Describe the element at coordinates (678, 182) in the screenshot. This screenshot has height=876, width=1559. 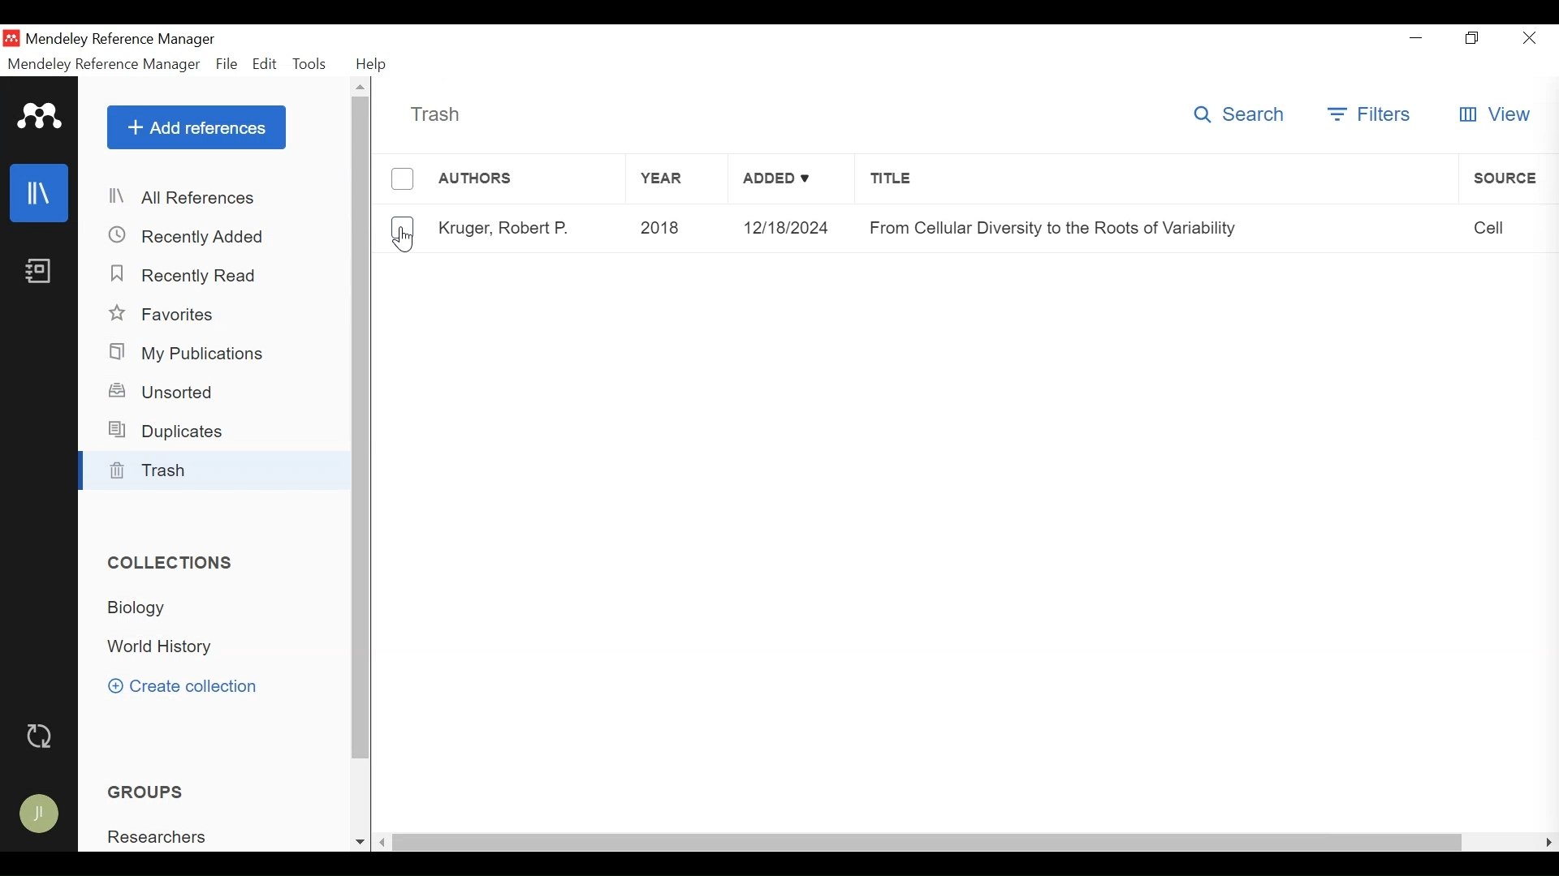
I see `Year` at that location.